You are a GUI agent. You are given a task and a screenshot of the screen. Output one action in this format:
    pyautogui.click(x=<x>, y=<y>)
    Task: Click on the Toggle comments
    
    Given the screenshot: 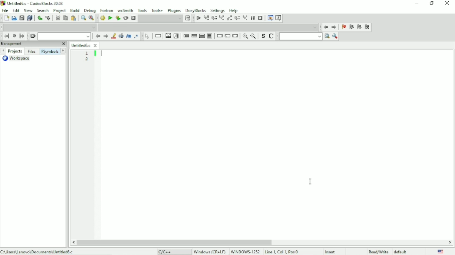 What is the action you would take?
    pyautogui.click(x=272, y=36)
    